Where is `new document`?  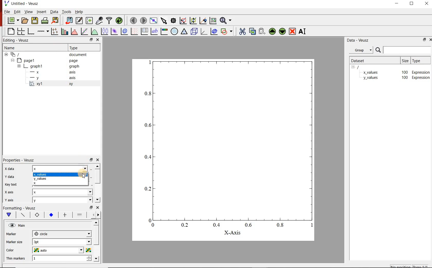 new document is located at coordinates (13, 20).